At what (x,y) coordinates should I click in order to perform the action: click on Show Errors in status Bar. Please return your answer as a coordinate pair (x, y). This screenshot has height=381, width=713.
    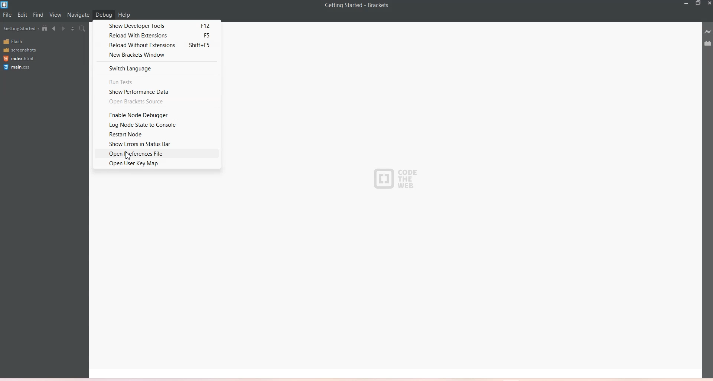
    Looking at the image, I should click on (154, 143).